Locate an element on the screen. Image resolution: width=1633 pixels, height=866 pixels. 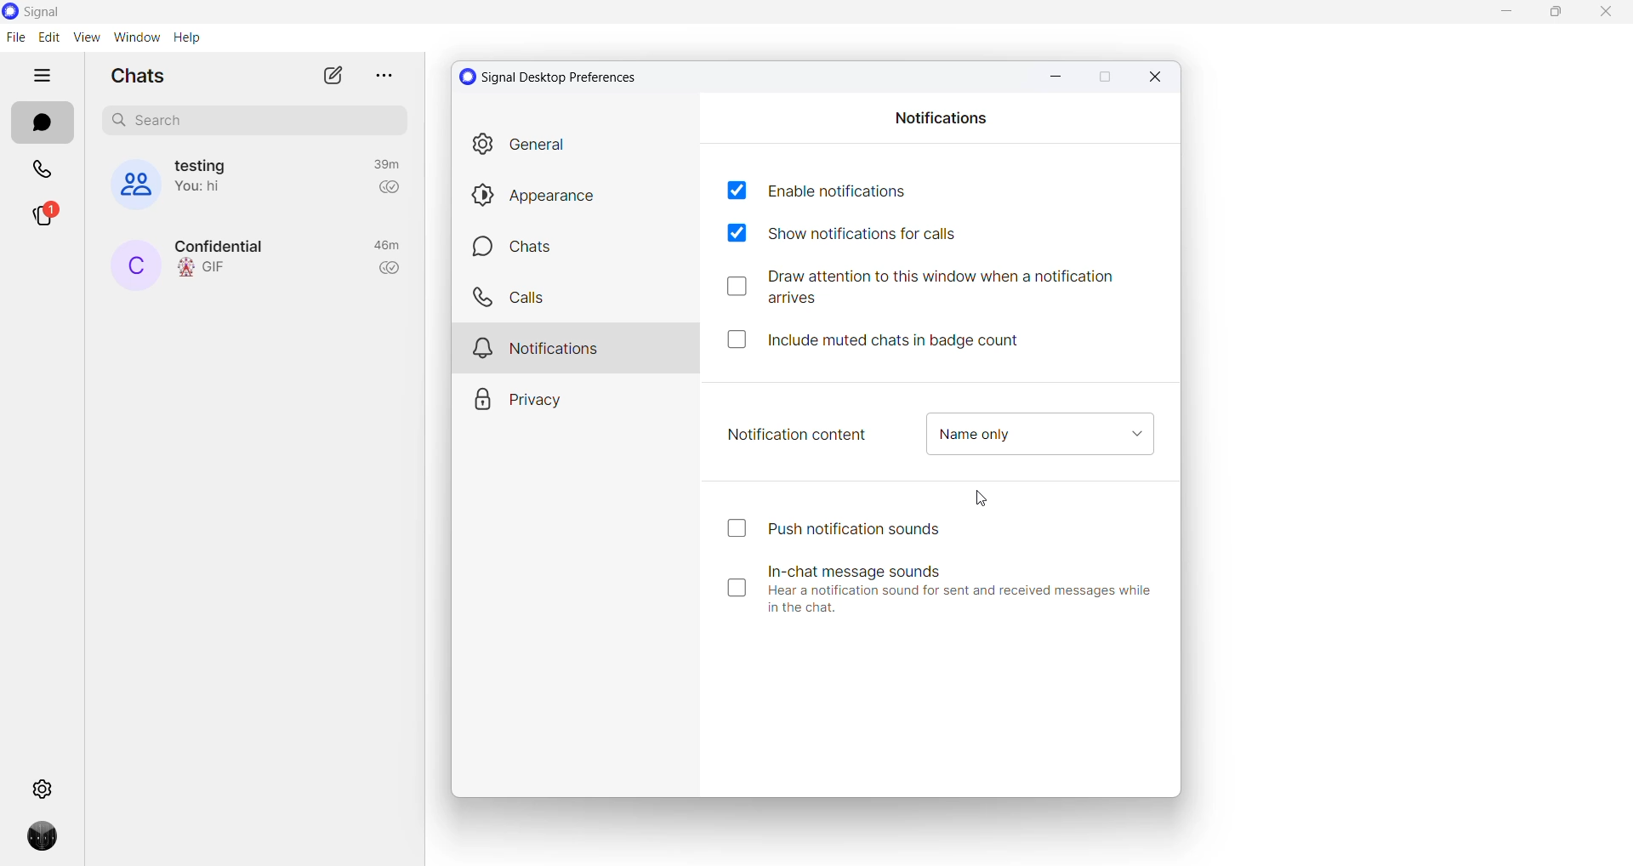
draw attention checkbox is located at coordinates (932, 288).